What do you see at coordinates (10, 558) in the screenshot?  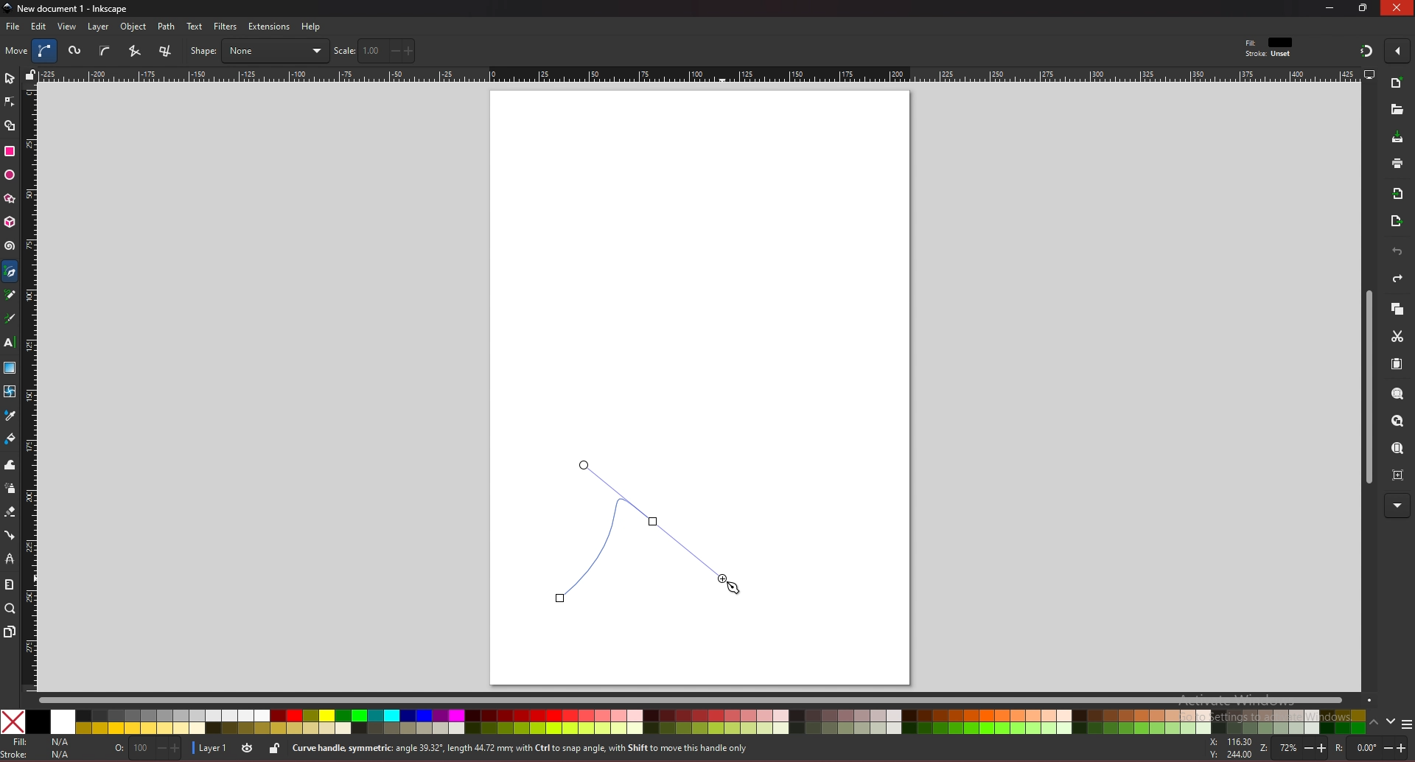 I see `lpe` at bounding box center [10, 558].